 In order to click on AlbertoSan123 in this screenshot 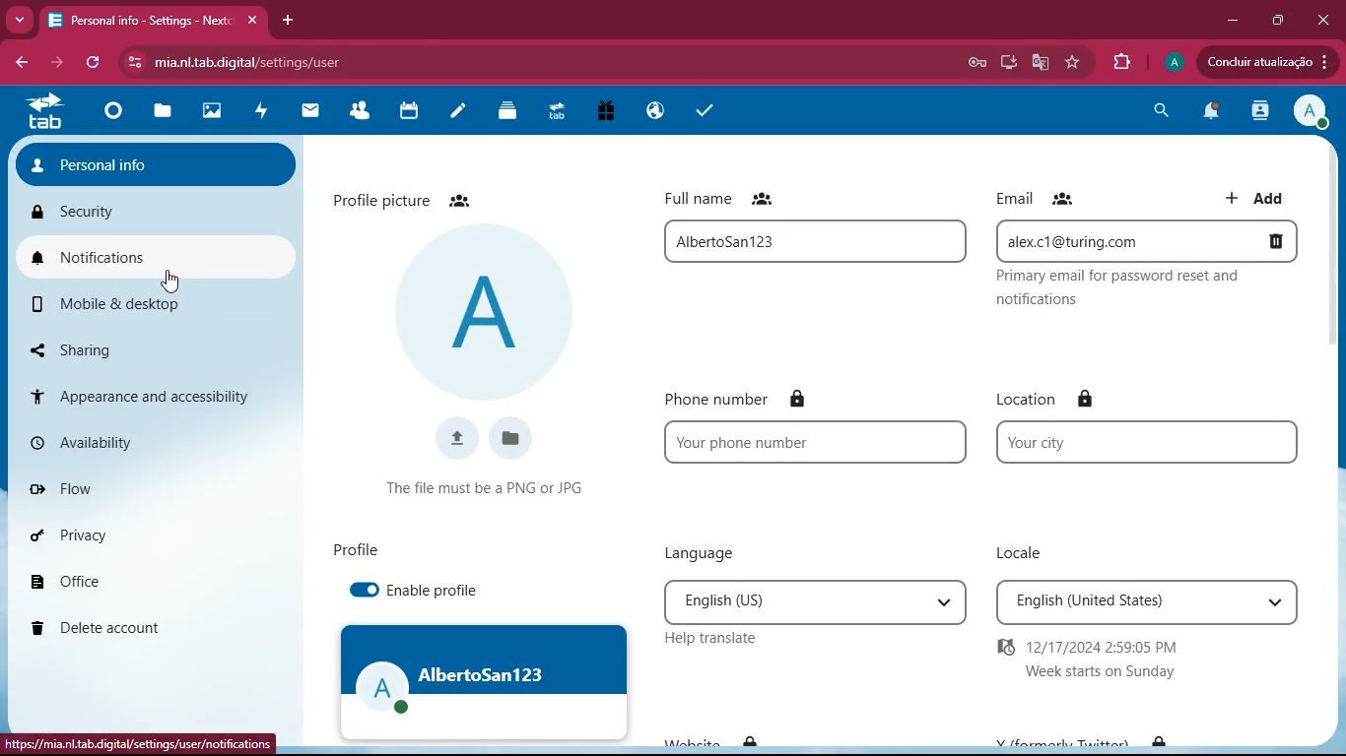, I will do `click(483, 681)`.